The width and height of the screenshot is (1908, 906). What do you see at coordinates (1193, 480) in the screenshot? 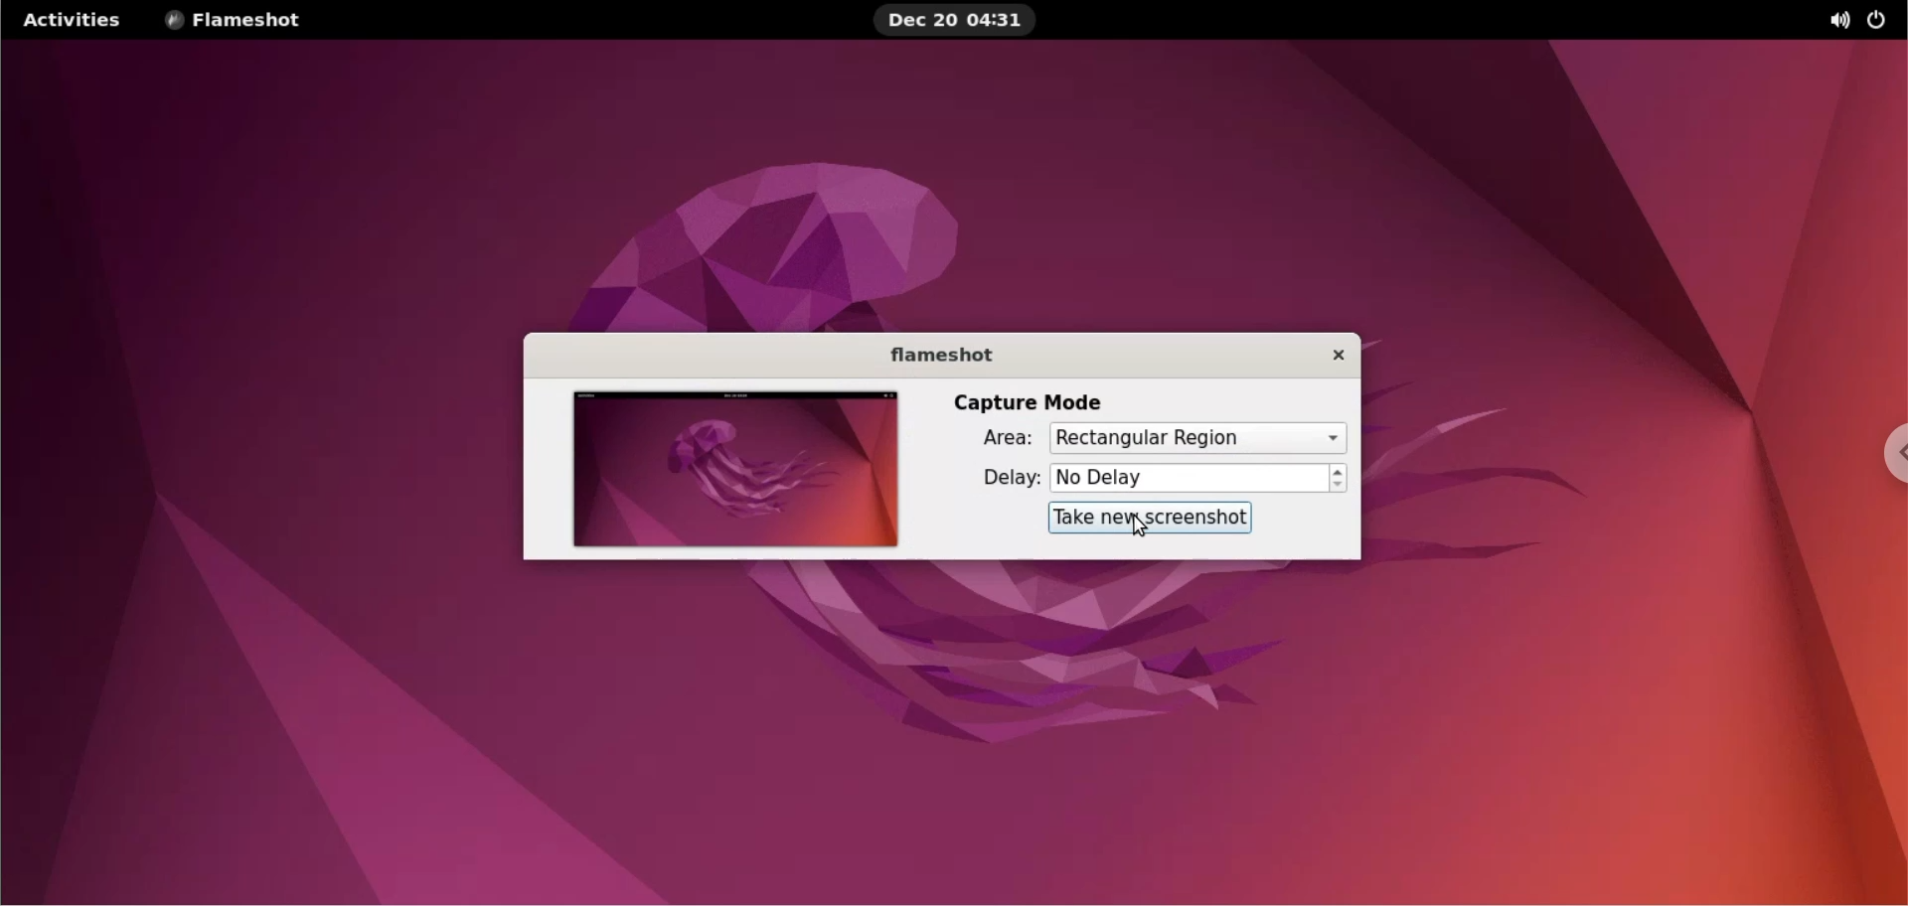
I see `delay input` at bounding box center [1193, 480].